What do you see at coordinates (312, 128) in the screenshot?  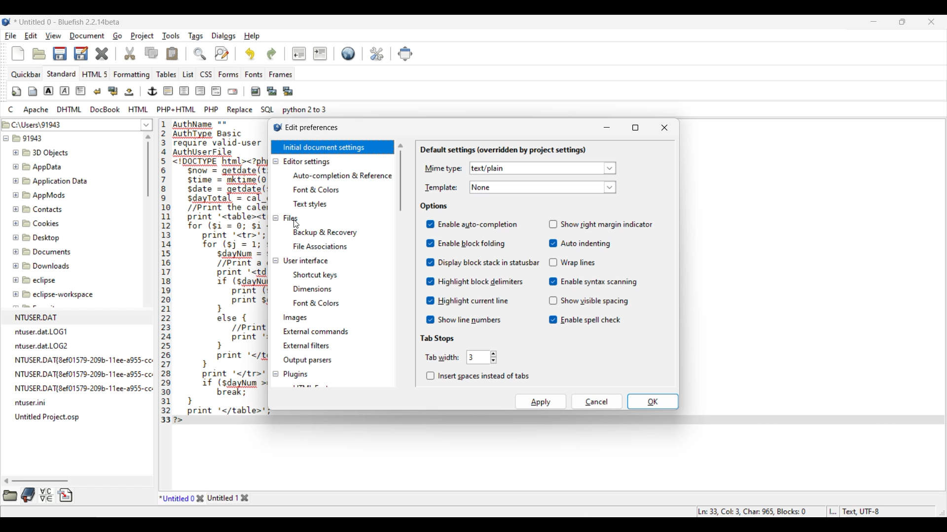 I see `Window title` at bounding box center [312, 128].